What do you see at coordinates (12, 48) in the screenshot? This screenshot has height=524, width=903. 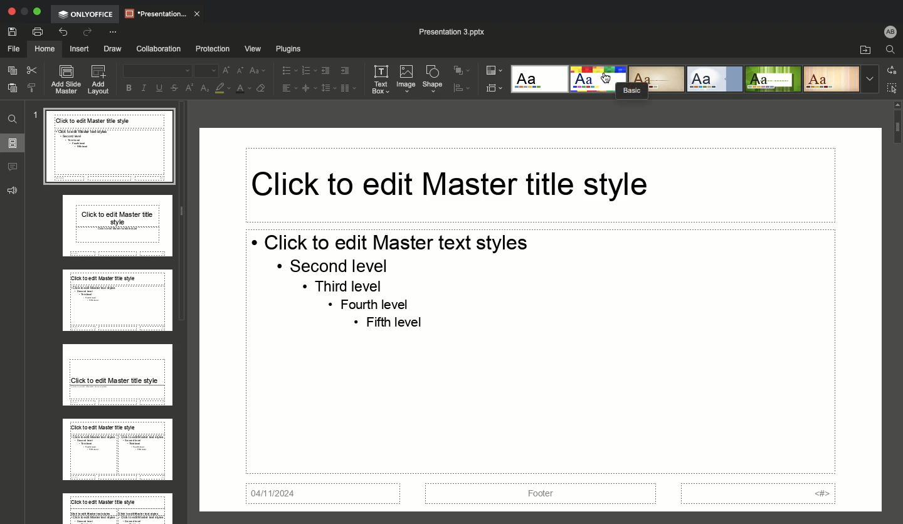 I see `File` at bounding box center [12, 48].